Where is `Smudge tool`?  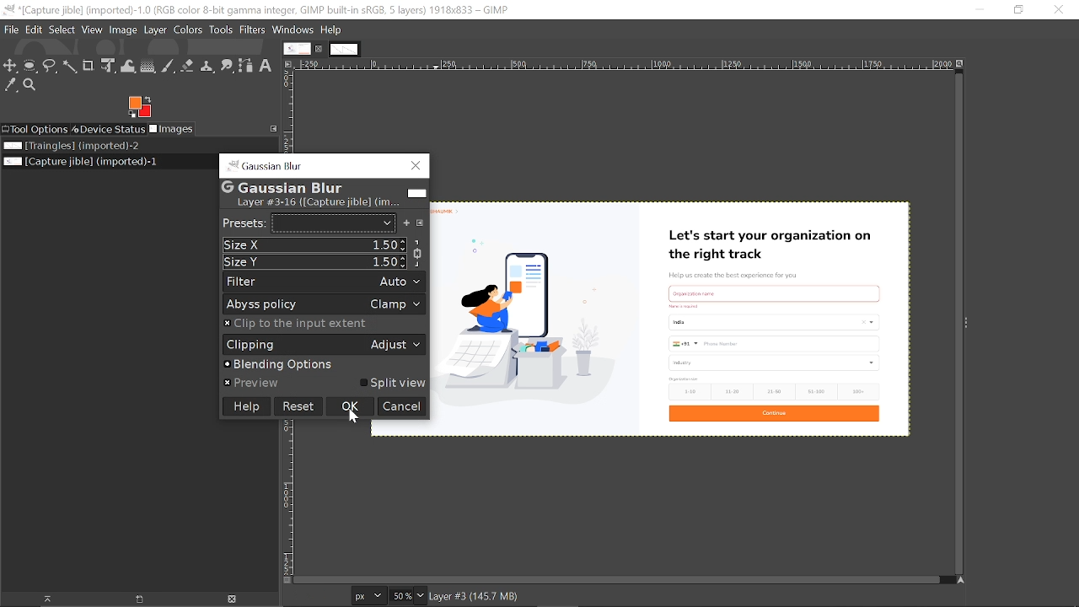 Smudge tool is located at coordinates (228, 65).